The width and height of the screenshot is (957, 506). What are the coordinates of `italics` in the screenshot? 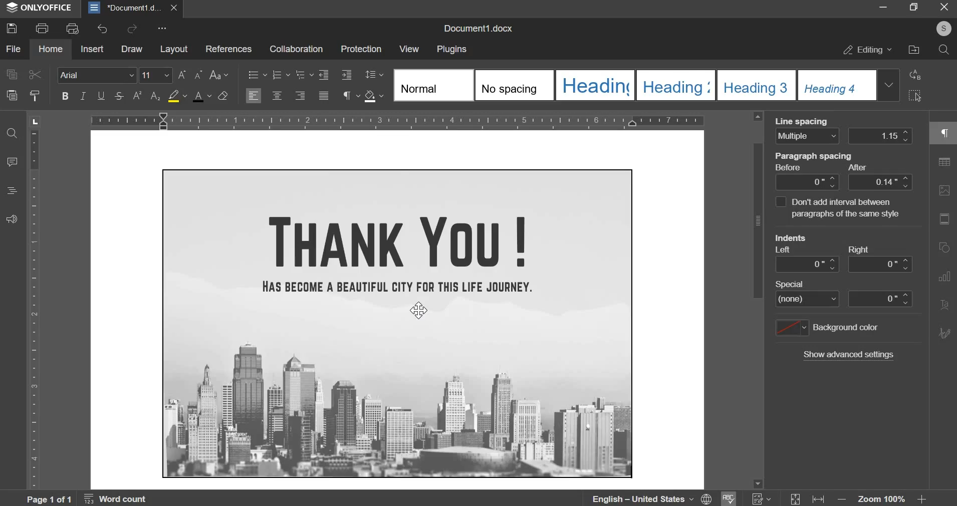 It's located at (83, 95).